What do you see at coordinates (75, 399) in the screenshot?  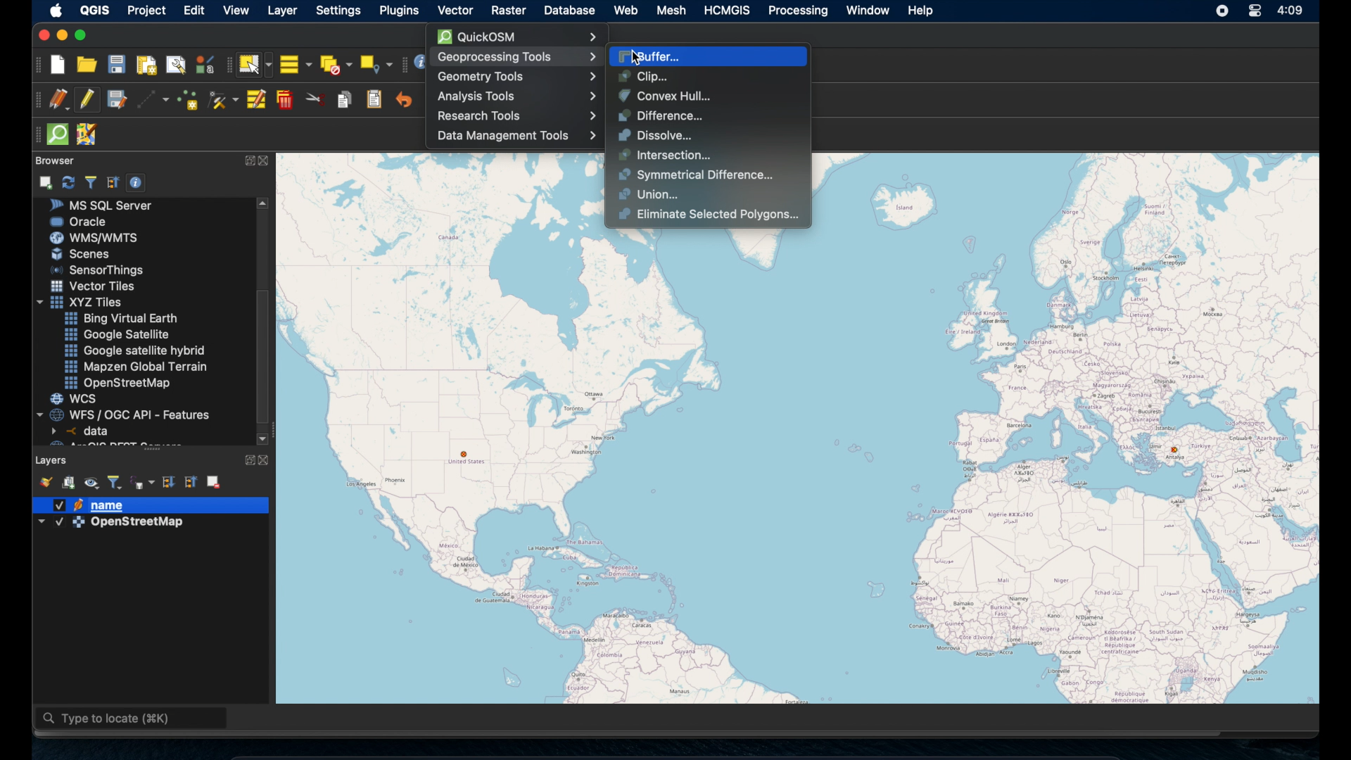 I see `wcs` at bounding box center [75, 399].